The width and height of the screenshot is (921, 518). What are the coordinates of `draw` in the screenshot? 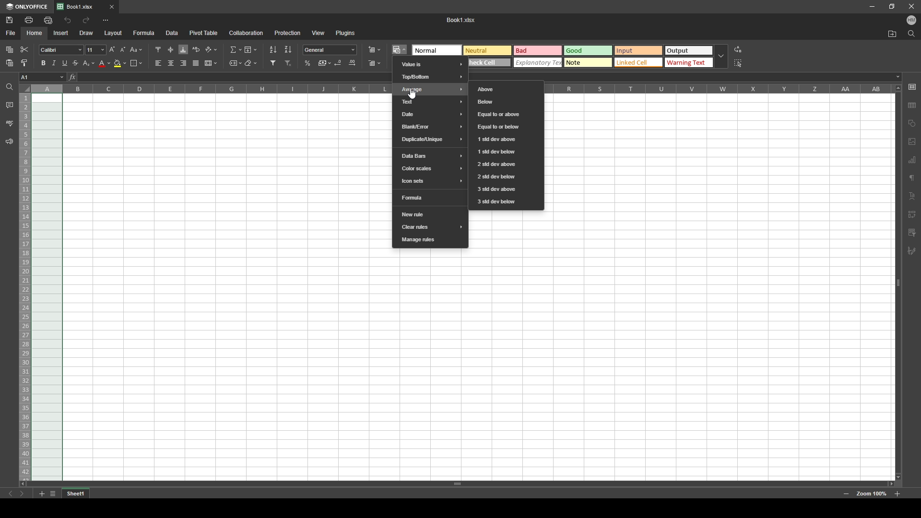 It's located at (86, 33).